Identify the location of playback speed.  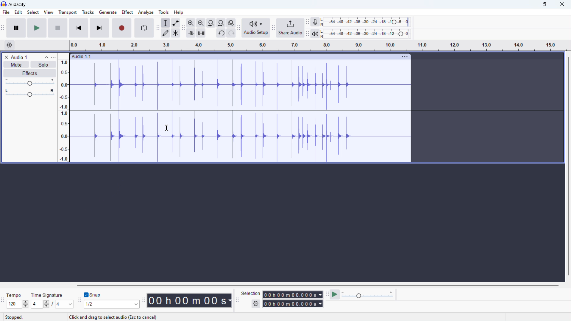
(368, 294).